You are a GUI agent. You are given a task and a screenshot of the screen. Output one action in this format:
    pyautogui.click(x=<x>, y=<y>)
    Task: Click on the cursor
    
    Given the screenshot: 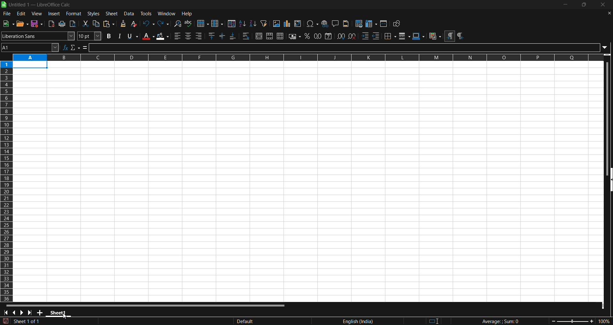 What is the action you would take?
    pyautogui.click(x=66, y=316)
    